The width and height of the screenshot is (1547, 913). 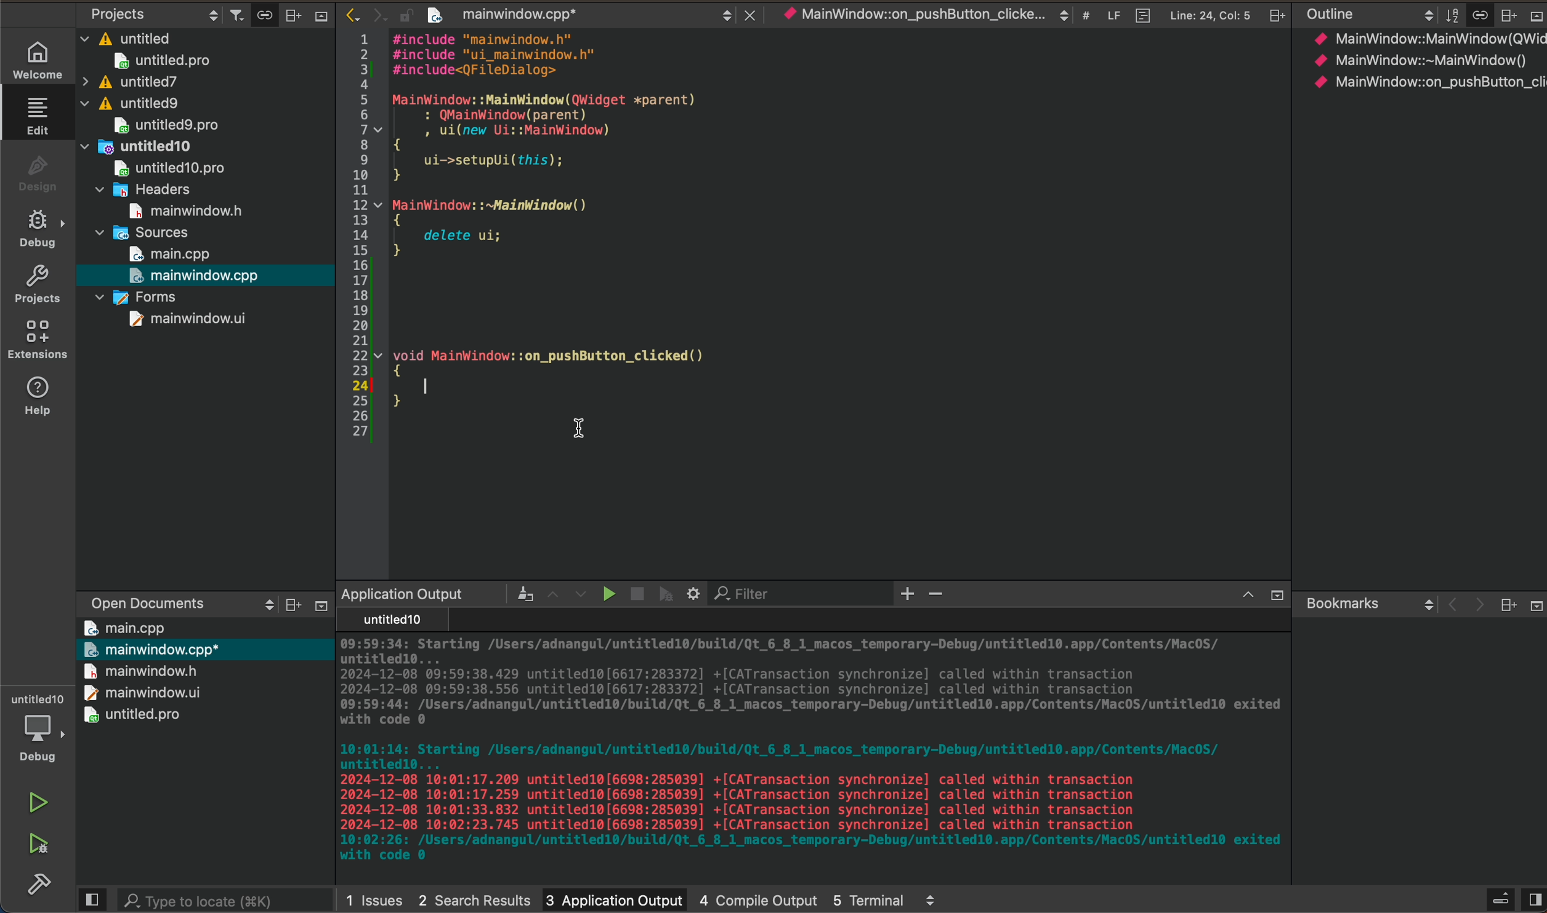 I want to click on scroll, so click(x=207, y=13).